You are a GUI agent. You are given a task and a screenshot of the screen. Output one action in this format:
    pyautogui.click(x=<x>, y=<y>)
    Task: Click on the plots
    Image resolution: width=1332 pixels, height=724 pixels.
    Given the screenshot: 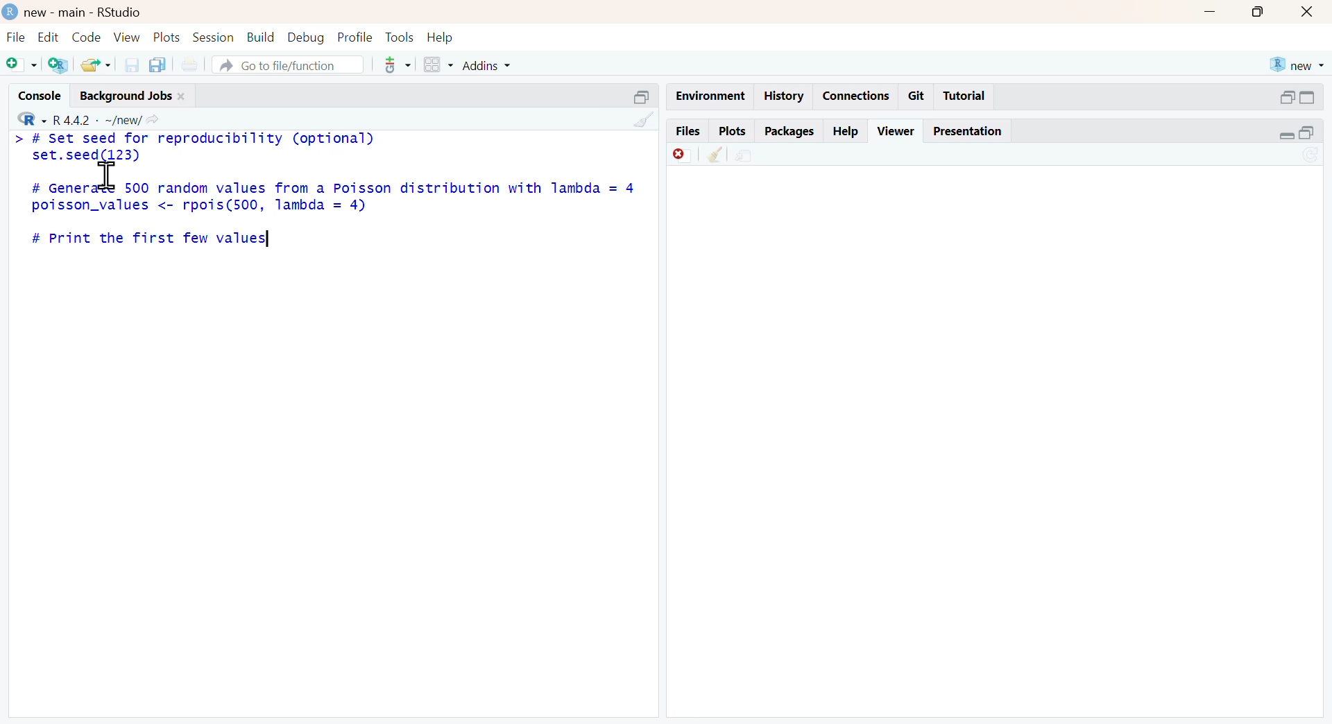 What is the action you would take?
    pyautogui.click(x=734, y=130)
    